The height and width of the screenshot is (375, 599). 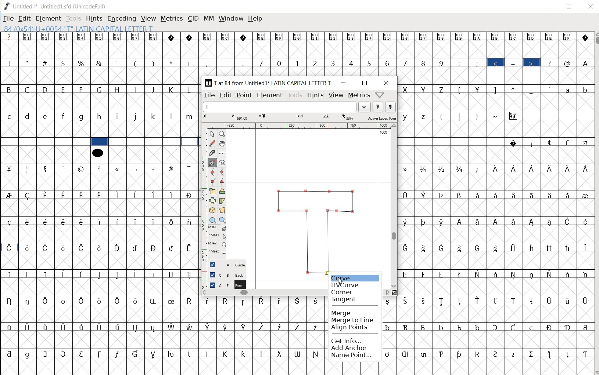 I want to click on Symbol, so click(x=532, y=274).